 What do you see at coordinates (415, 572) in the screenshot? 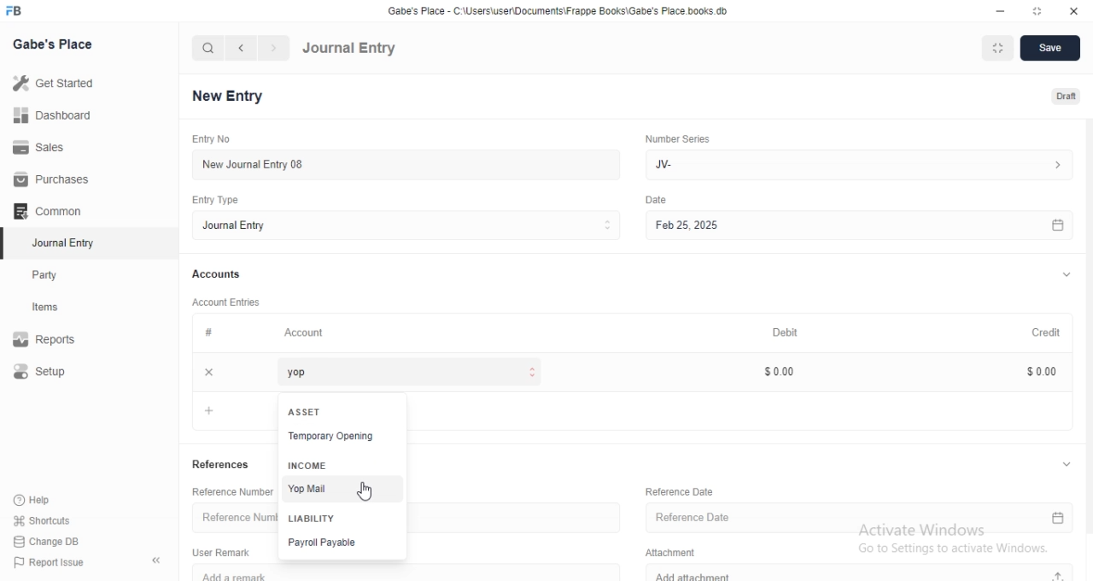
I see `Add a remark` at bounding box center [415, 572].